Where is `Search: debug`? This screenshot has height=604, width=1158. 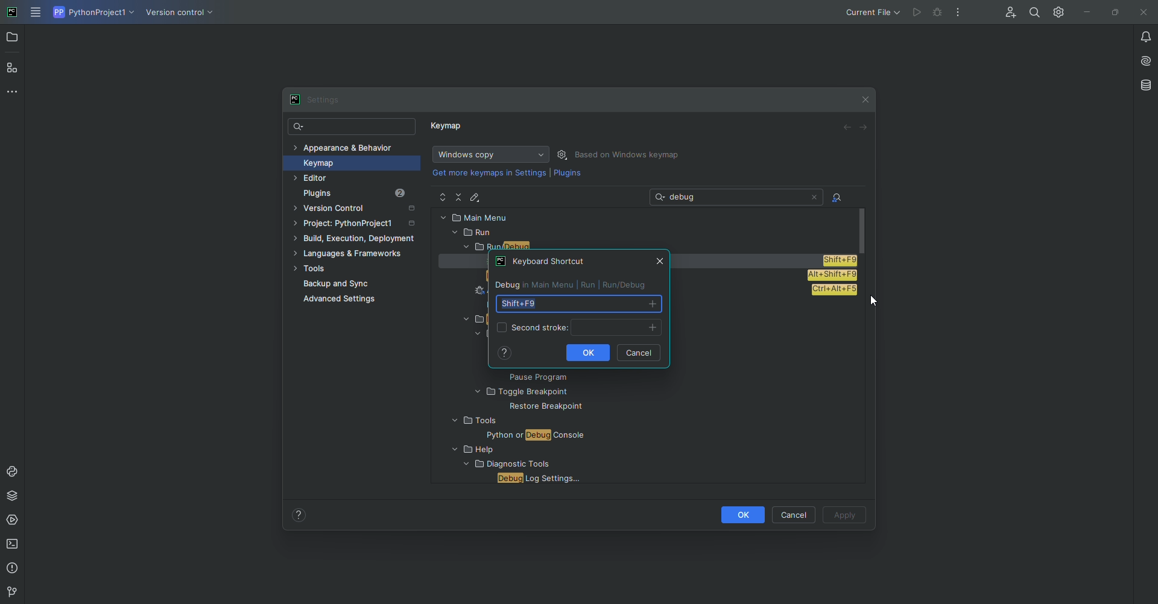 Search: debug is located at coordinates (738, 197).